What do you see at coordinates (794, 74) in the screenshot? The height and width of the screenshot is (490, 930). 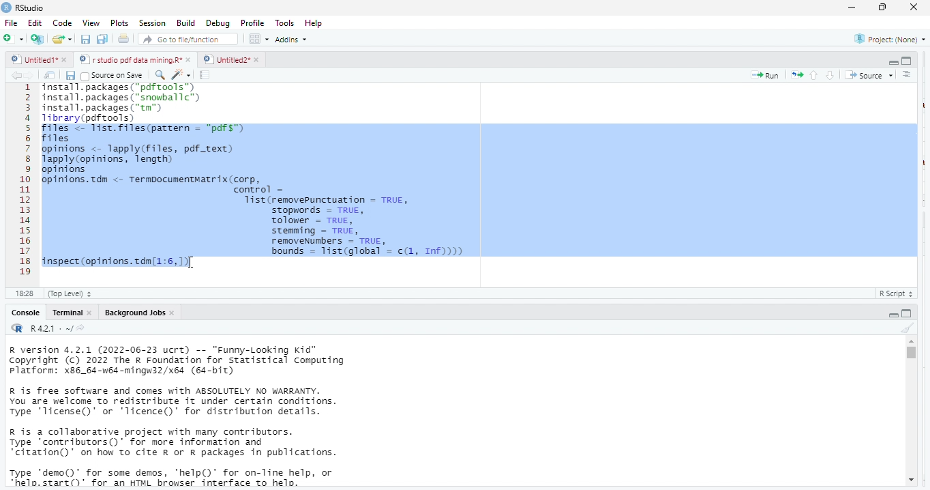 I see `re run the previous code region` at bounding box center [794, 74].